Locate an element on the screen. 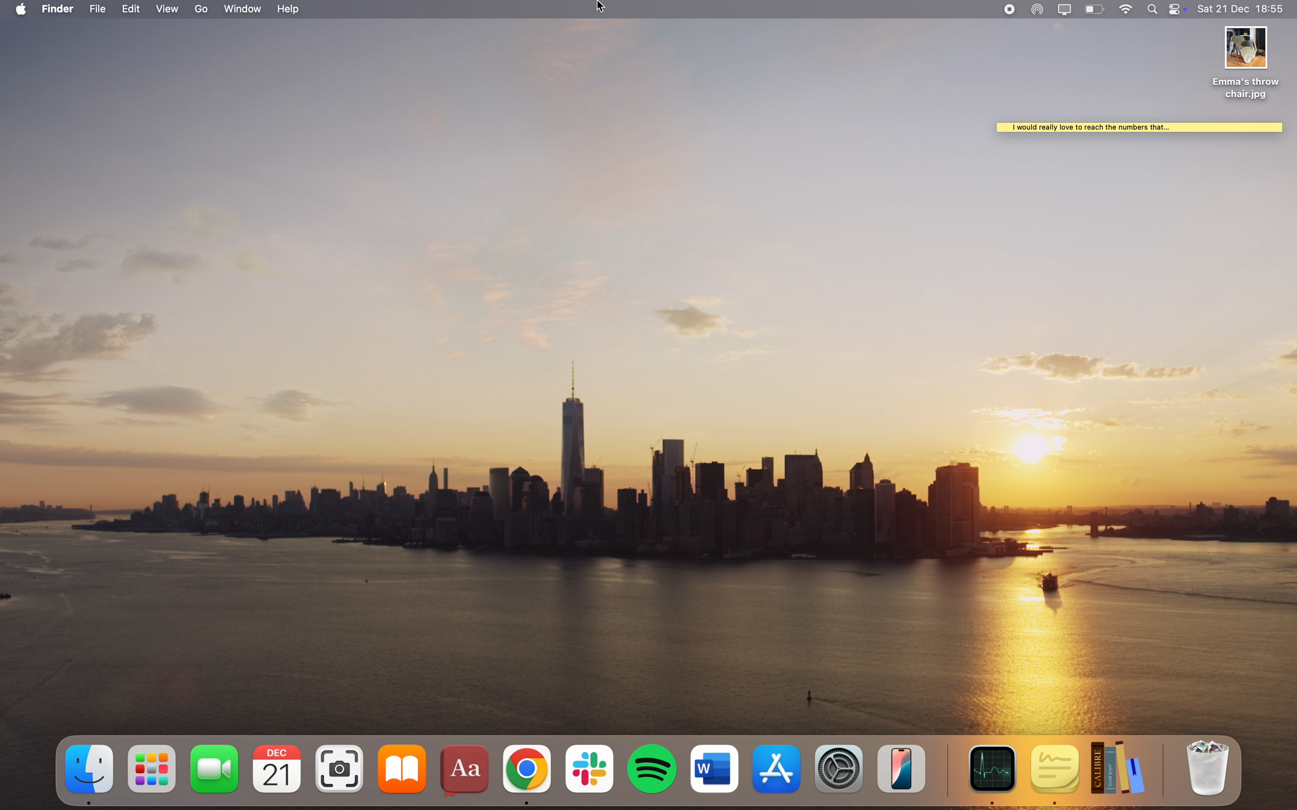 This screenshot has width=1297, height=810. Word is located at coordinates (717, 774).